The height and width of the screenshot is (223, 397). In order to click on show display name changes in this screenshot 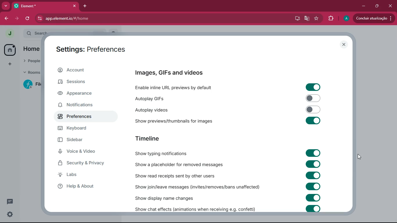, I will do `click(169, 198)`.